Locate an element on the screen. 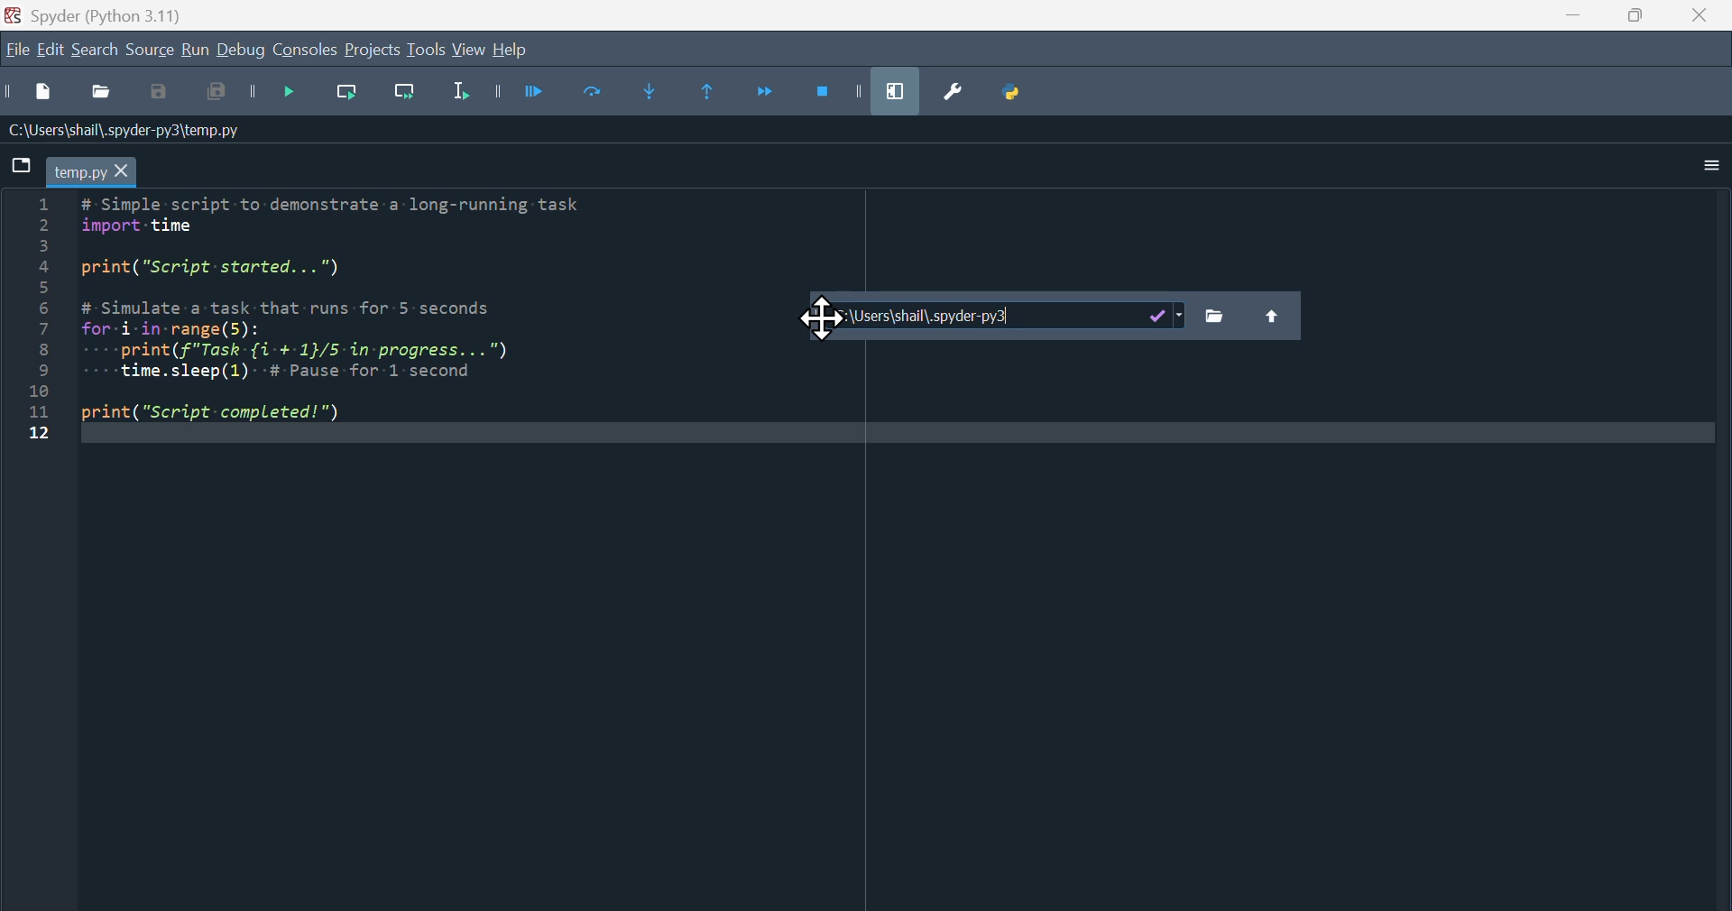  Stop debugging is located at coordinates (840, 89).